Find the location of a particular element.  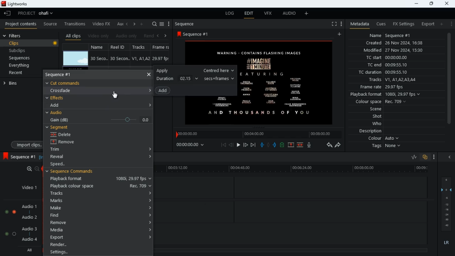

effects is located at coordinates (56, 98).